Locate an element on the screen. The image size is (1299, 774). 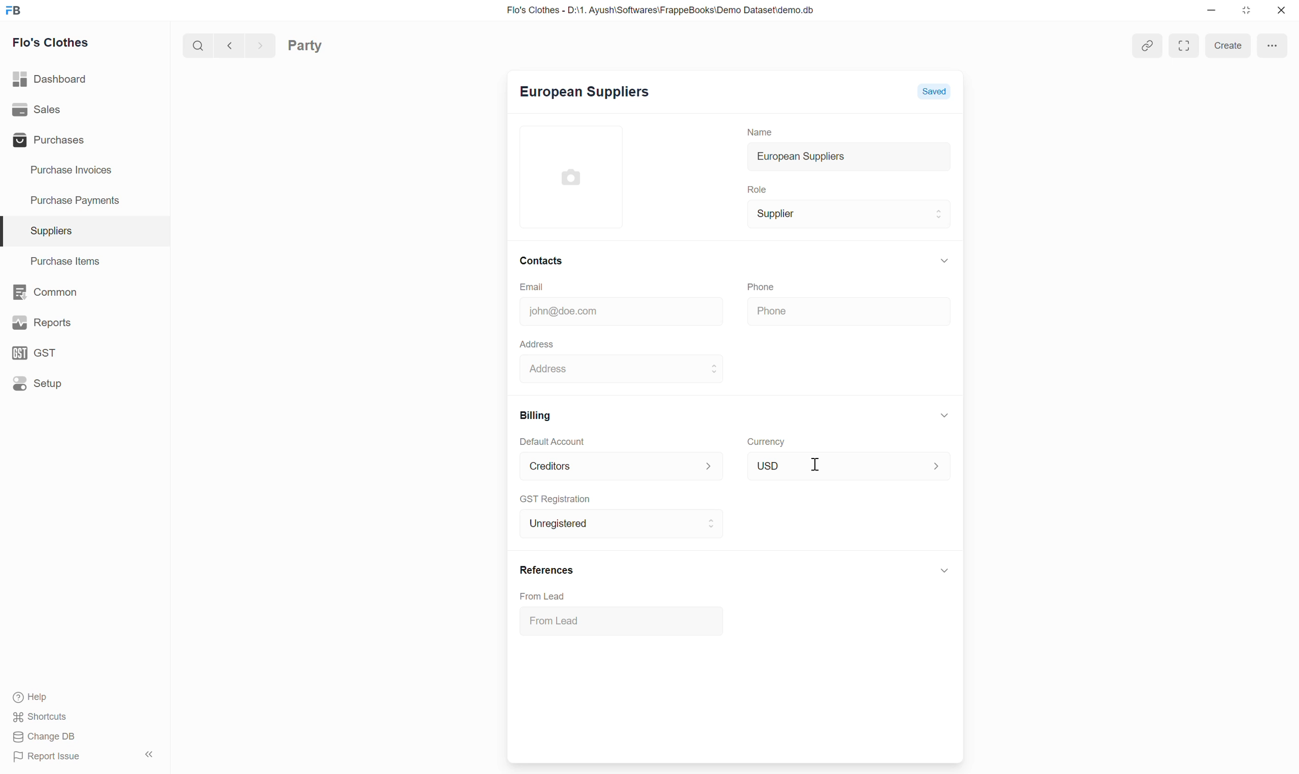
GST is located at coordinates (34, 347).